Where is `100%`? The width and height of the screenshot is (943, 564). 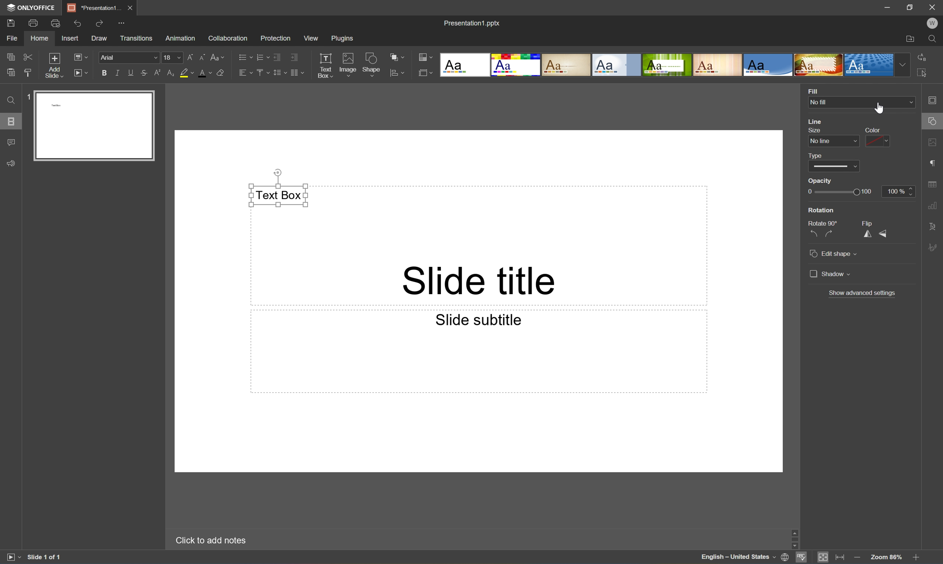 100% is located at coordinates (901, 192).